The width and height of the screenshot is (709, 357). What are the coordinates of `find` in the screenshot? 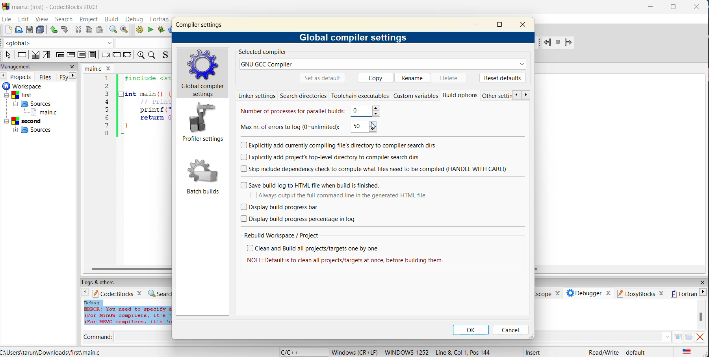 It's located at (113, 31).